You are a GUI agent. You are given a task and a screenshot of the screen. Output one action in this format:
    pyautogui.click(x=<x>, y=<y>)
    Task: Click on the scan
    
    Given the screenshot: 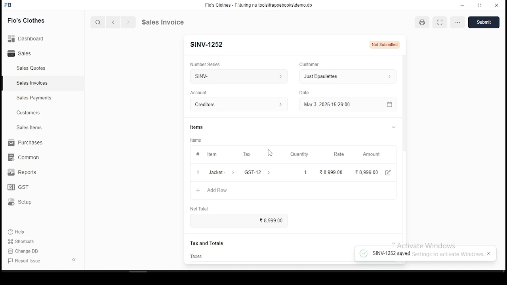 What is the action you would take?
    pyautogui.click(x=459, y=22)
    